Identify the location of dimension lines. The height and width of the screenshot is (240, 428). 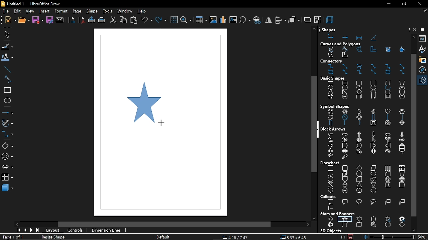
(105, 230).